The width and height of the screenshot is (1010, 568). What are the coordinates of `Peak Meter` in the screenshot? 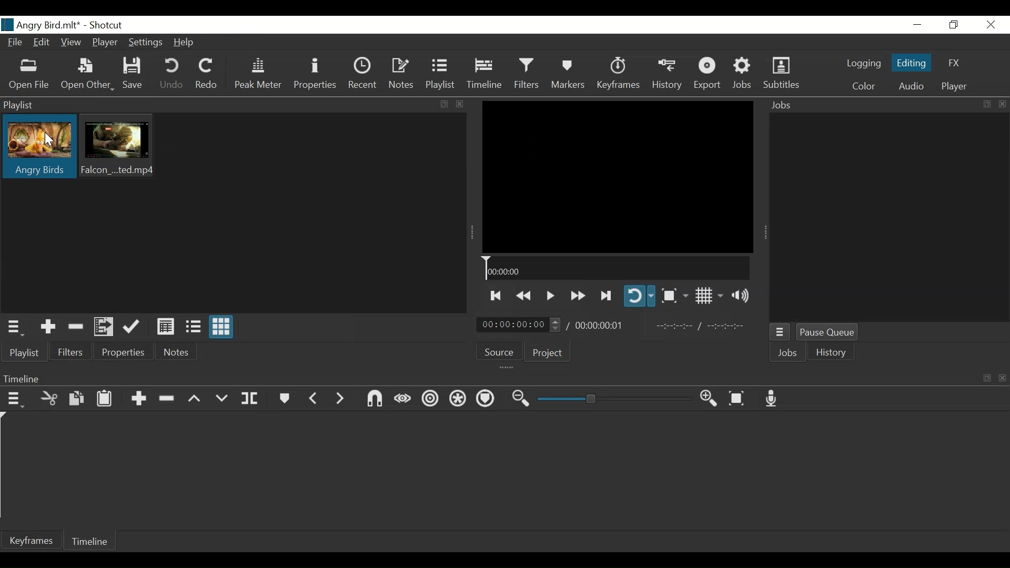 It's located at (258, 75).